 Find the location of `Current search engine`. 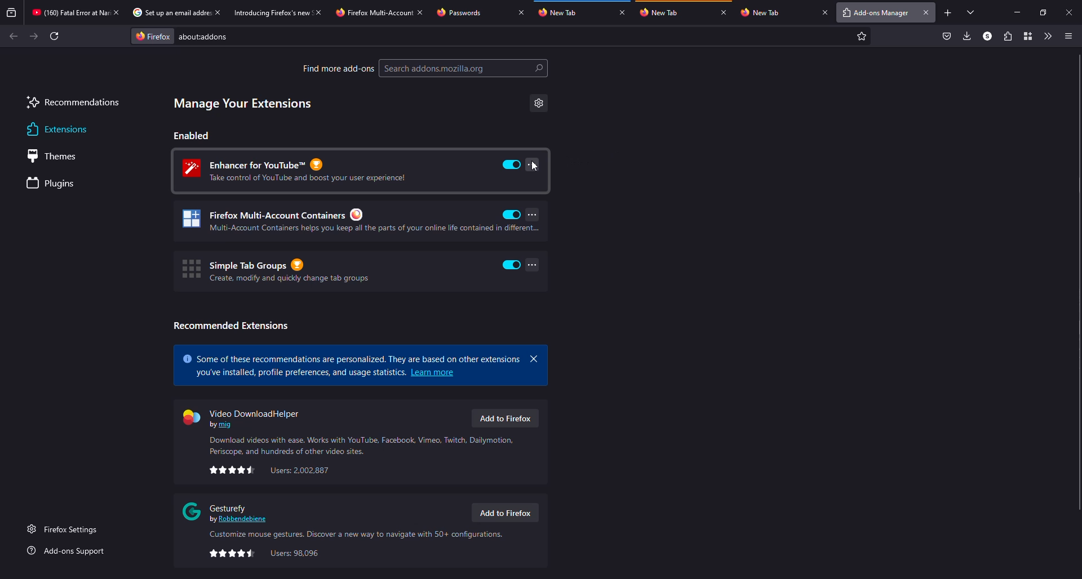

Current search engine is located at coordinates (153, 37).